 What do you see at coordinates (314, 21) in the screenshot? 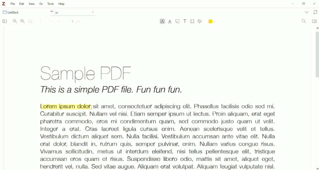
I see `Toggle Context Pane` at bounding box center [314, 21].